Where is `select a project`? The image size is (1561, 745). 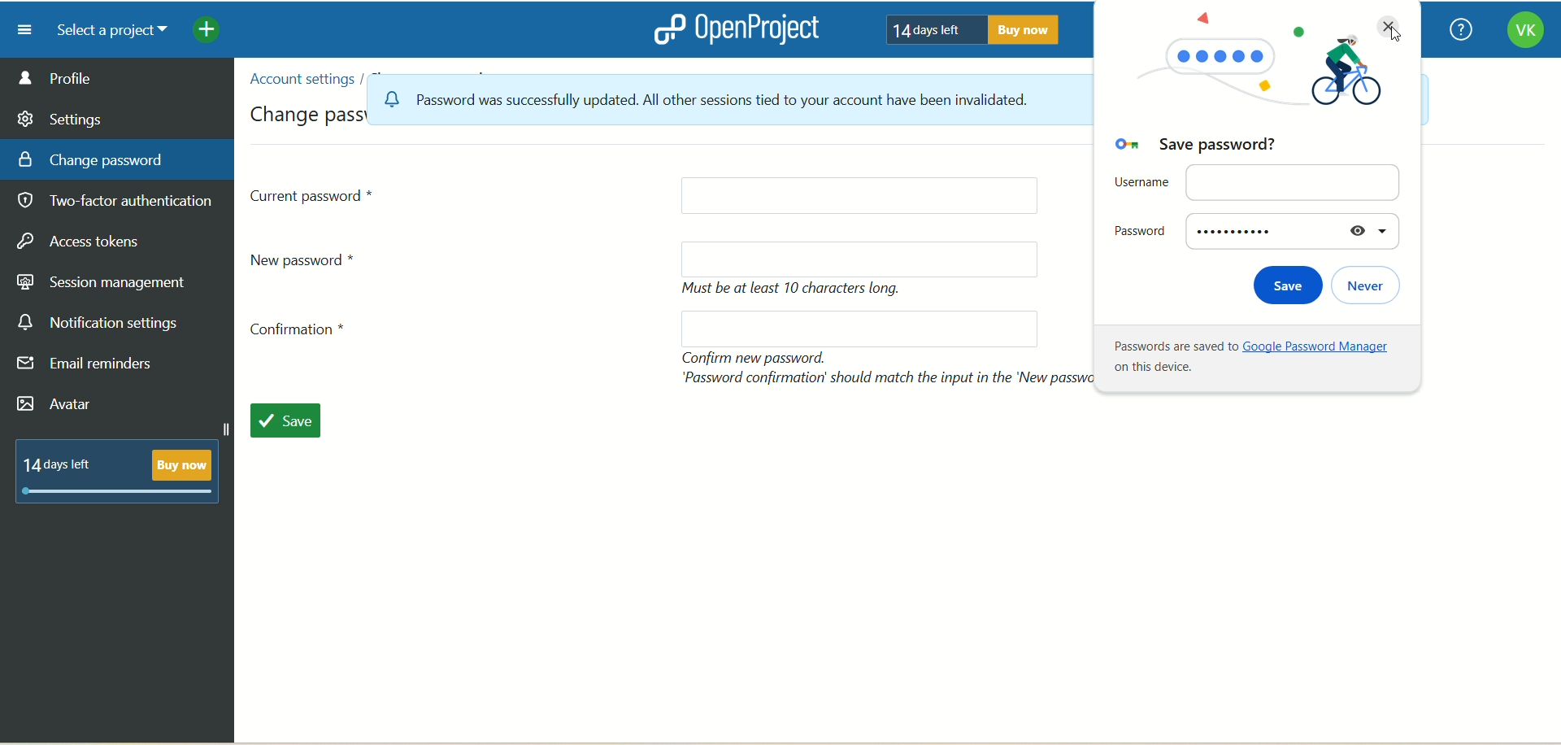
select a project is located at coordinates (106, 31).